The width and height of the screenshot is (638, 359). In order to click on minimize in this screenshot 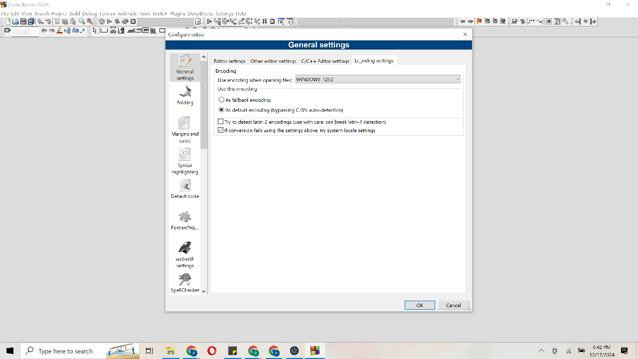, I will do `click(609, 5)`.